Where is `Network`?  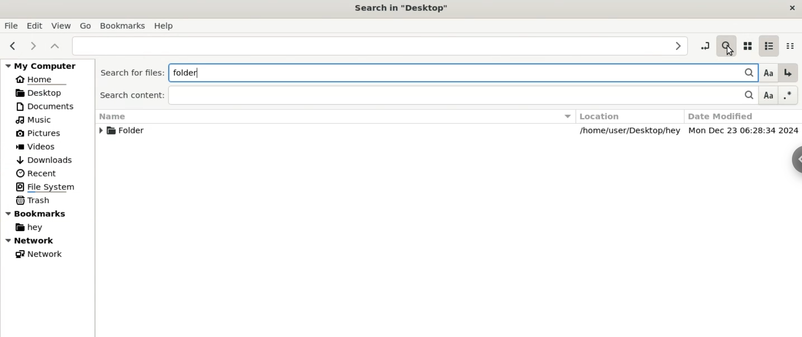
Network is located at coordinates (48, 240).